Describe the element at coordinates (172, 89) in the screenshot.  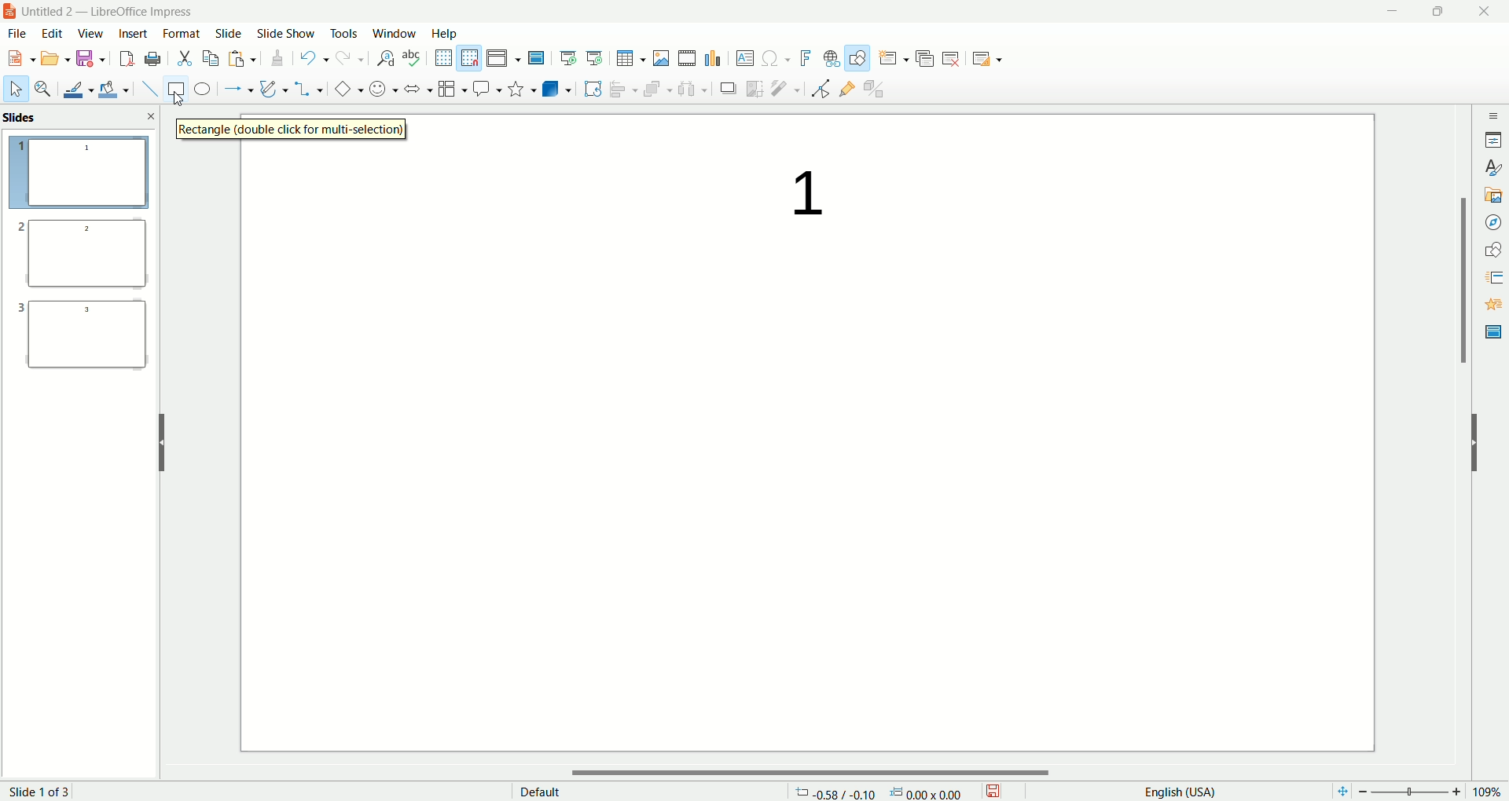
I see `rectangle` at that location.